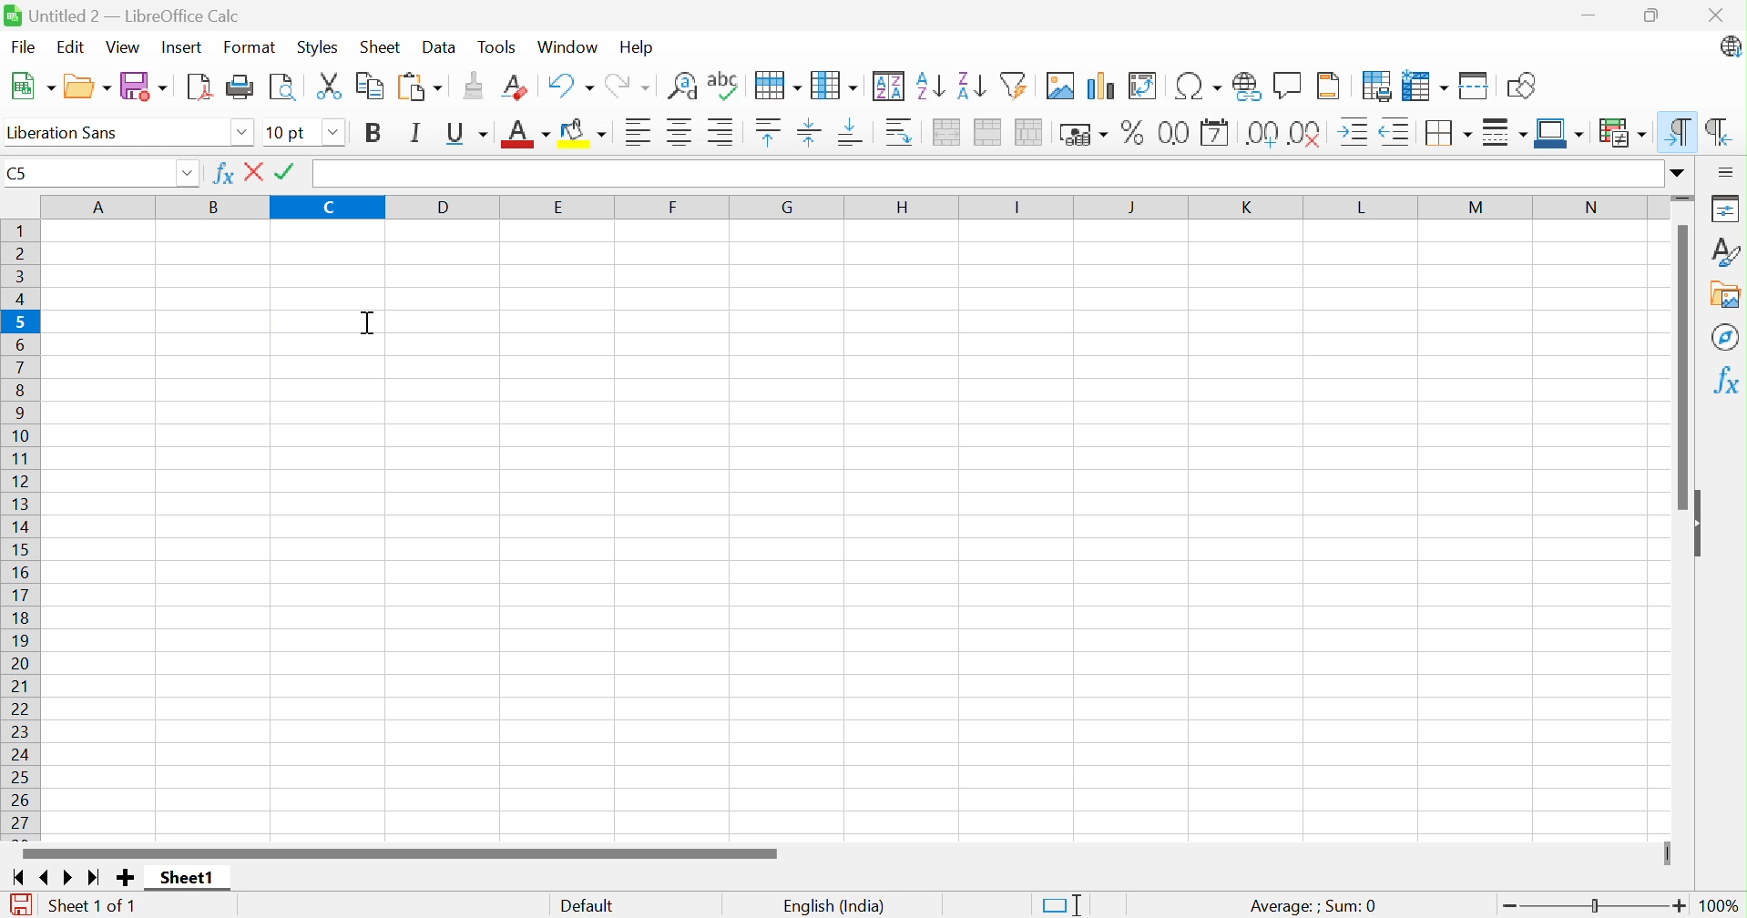  I want to click on Italic, so click(416, 131).